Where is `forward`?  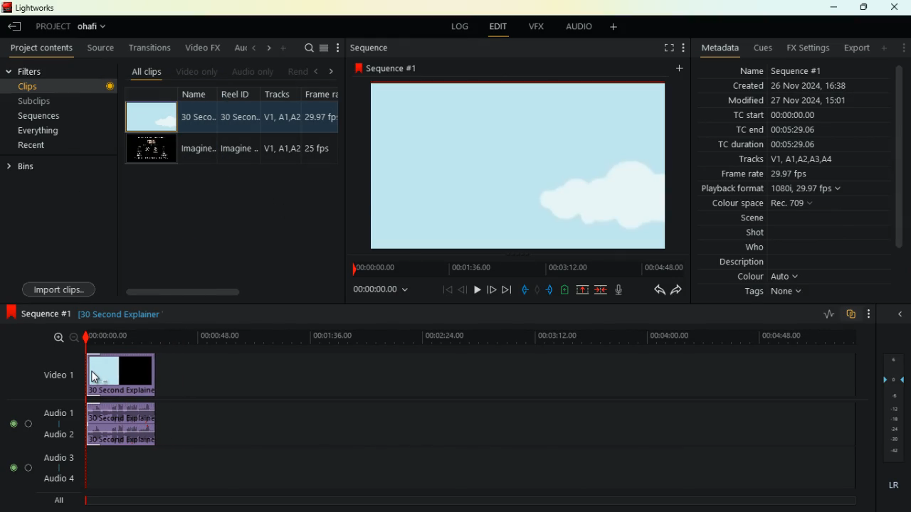
forward is located at coordinates (492, 289).